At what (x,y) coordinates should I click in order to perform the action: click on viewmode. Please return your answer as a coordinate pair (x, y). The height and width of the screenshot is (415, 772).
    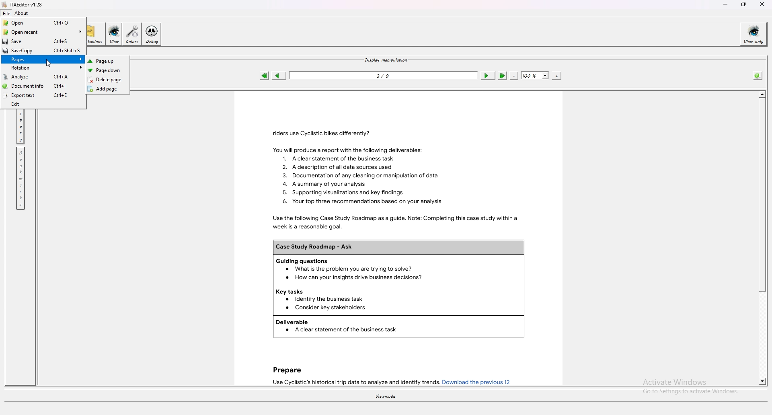
    Looking at the image, I should click on (385, 397).